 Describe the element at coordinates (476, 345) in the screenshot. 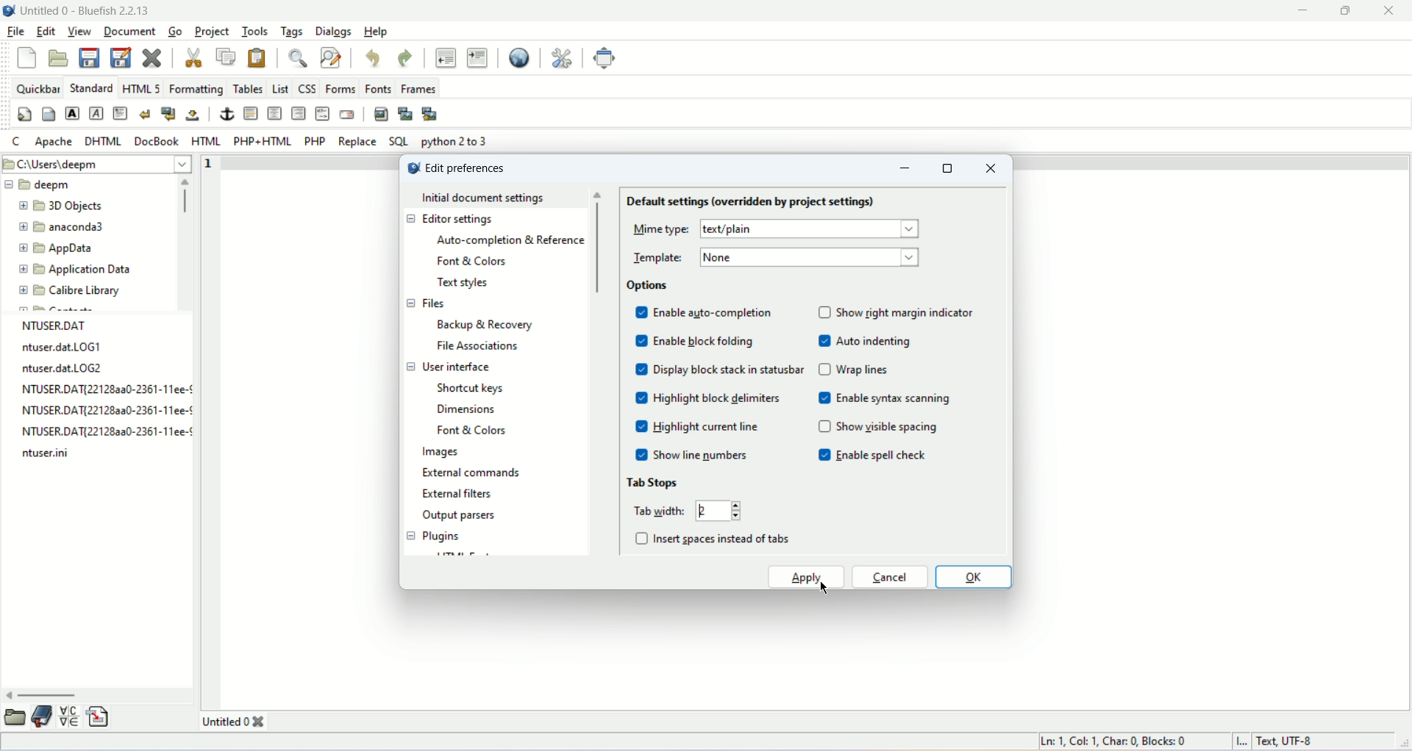

I see `file association` at that location.